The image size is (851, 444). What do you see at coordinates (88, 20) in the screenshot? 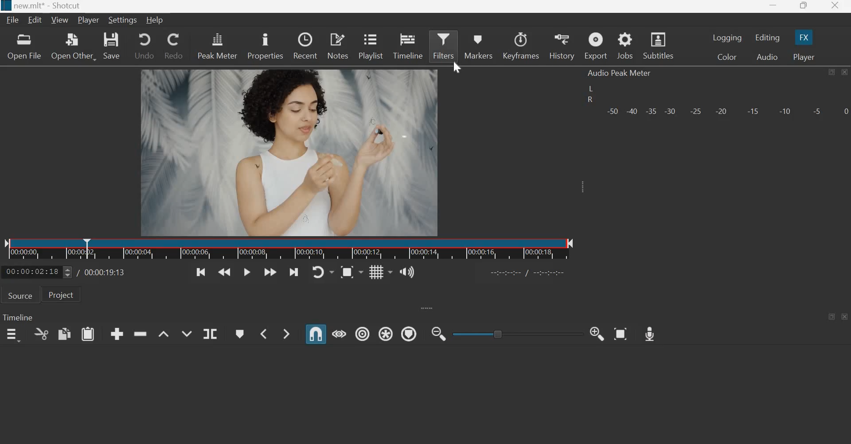
I see `Player` at bounding box center [88, 20].